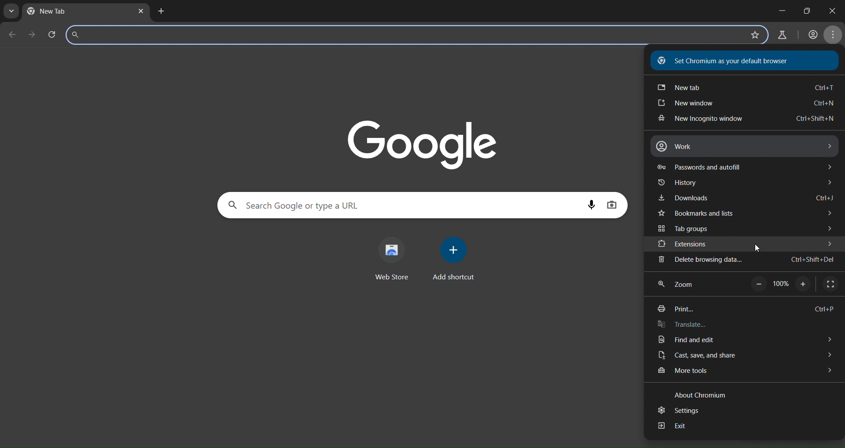  Describe the element at coordinates (162, 12) in the screenshot. I see `new tab` at that location.